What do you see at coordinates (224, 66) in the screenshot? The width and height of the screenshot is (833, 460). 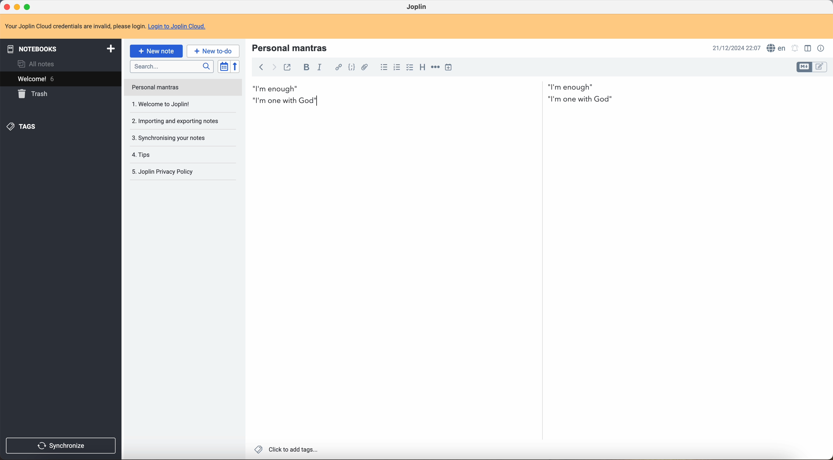 I see `toggle sort order field` at bounding box center [224, 66].